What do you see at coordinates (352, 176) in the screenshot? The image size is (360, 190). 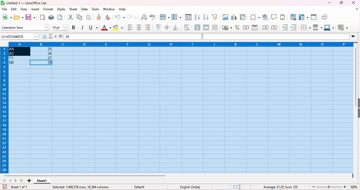 I see `drag to view next columns` at bounding box center [352, 176].